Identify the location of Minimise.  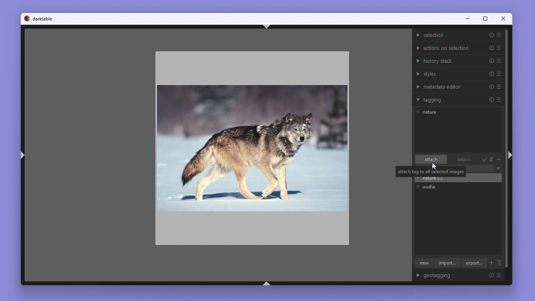
(466, 19).